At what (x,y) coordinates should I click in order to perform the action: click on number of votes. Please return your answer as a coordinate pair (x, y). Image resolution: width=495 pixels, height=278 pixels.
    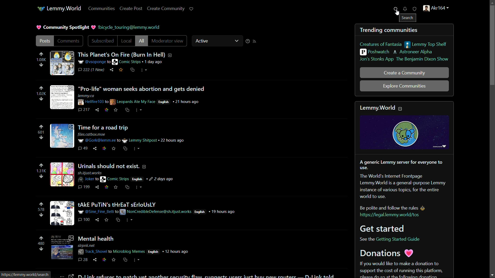
    Looking at the image, I should click on (40, 60).